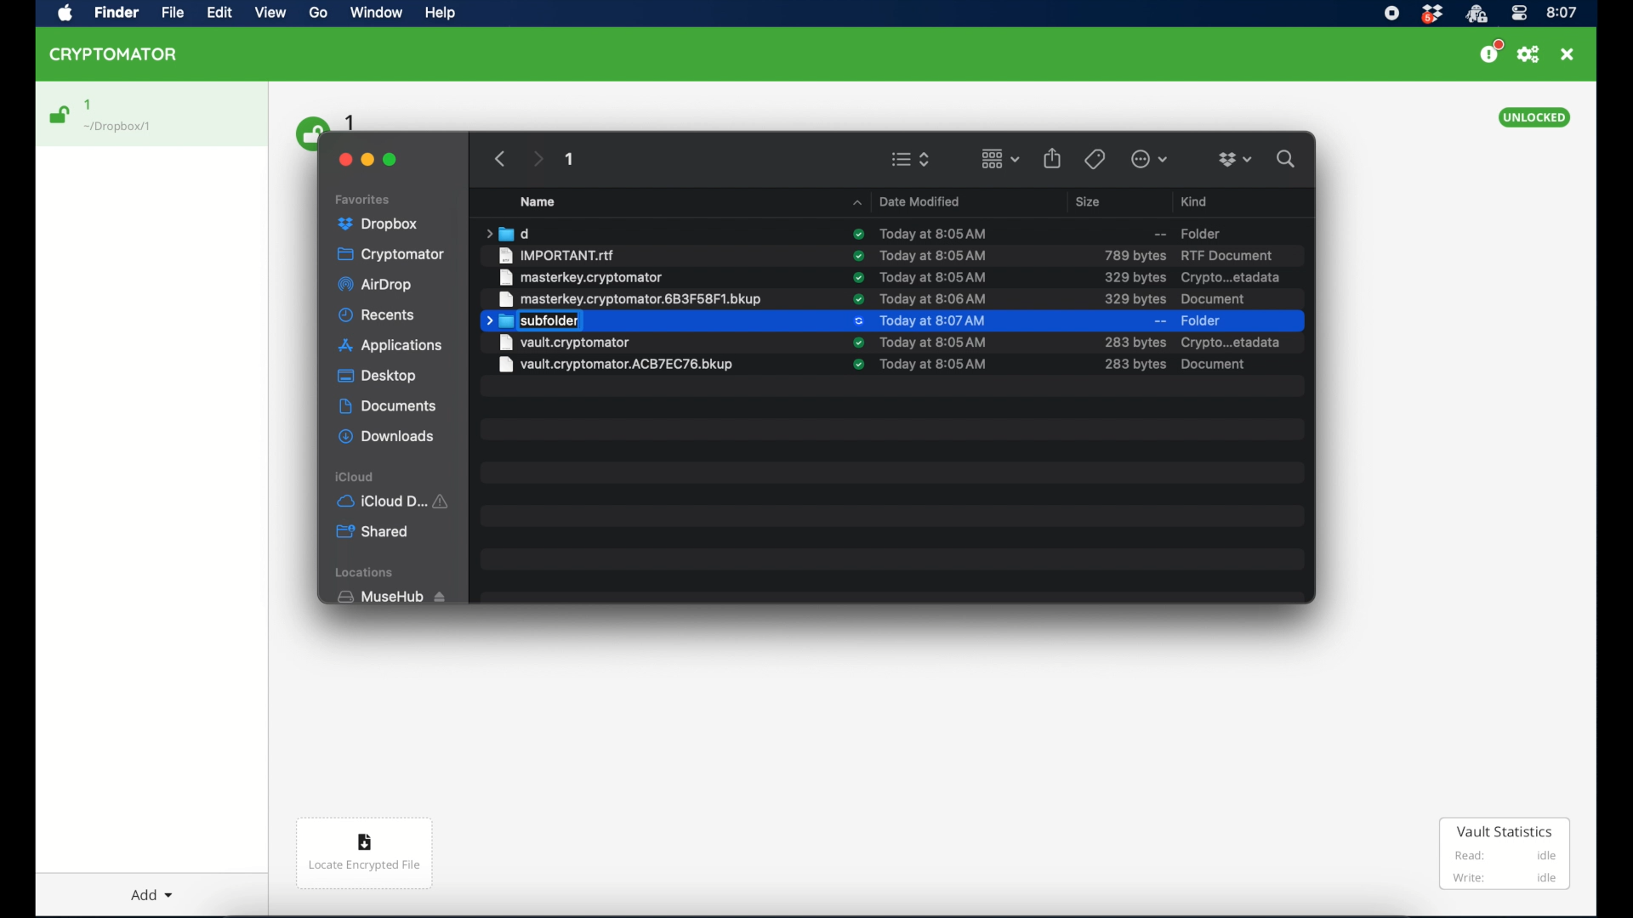  What do you see at coordinates (1231, 278) in the screenshot?
I see `crypto` at bounding box center [1231, 278].